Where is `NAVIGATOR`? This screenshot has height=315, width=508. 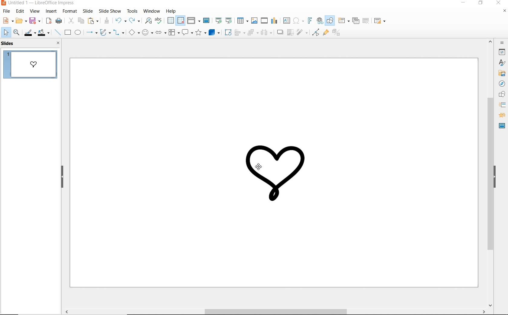 NAVIGATOR is located at coordinates (502, 84).